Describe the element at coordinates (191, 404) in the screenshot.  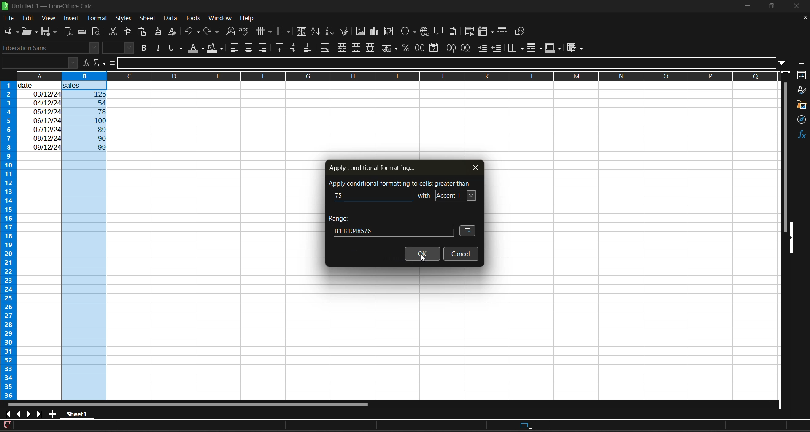
I see `horizontal scroll bar` at that location.